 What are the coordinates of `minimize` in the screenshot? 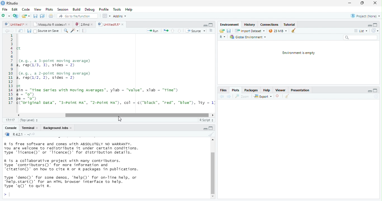 It's located at (211, 128).